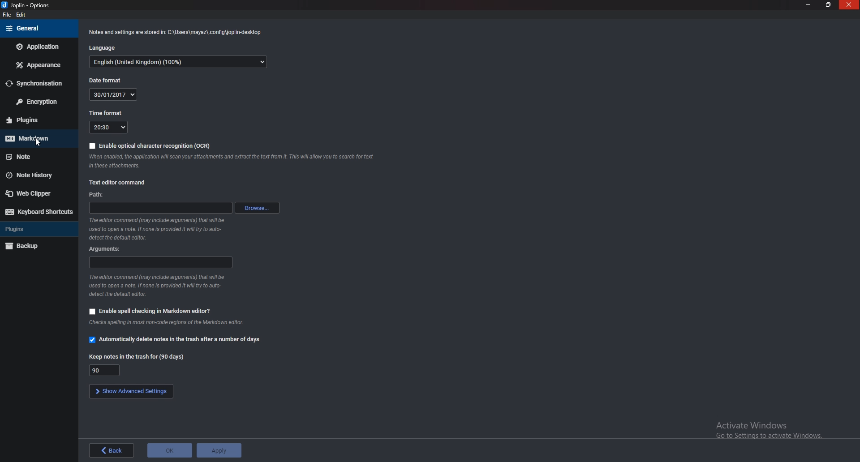  Describe the element at coordinates (28, 4) in the screenshot. I see `options` at that location.